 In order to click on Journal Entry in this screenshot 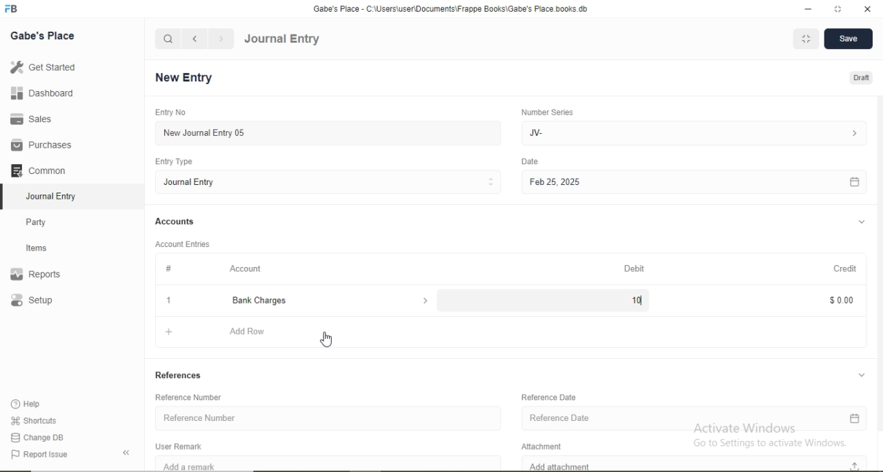, I will do `click(330, 181)`.